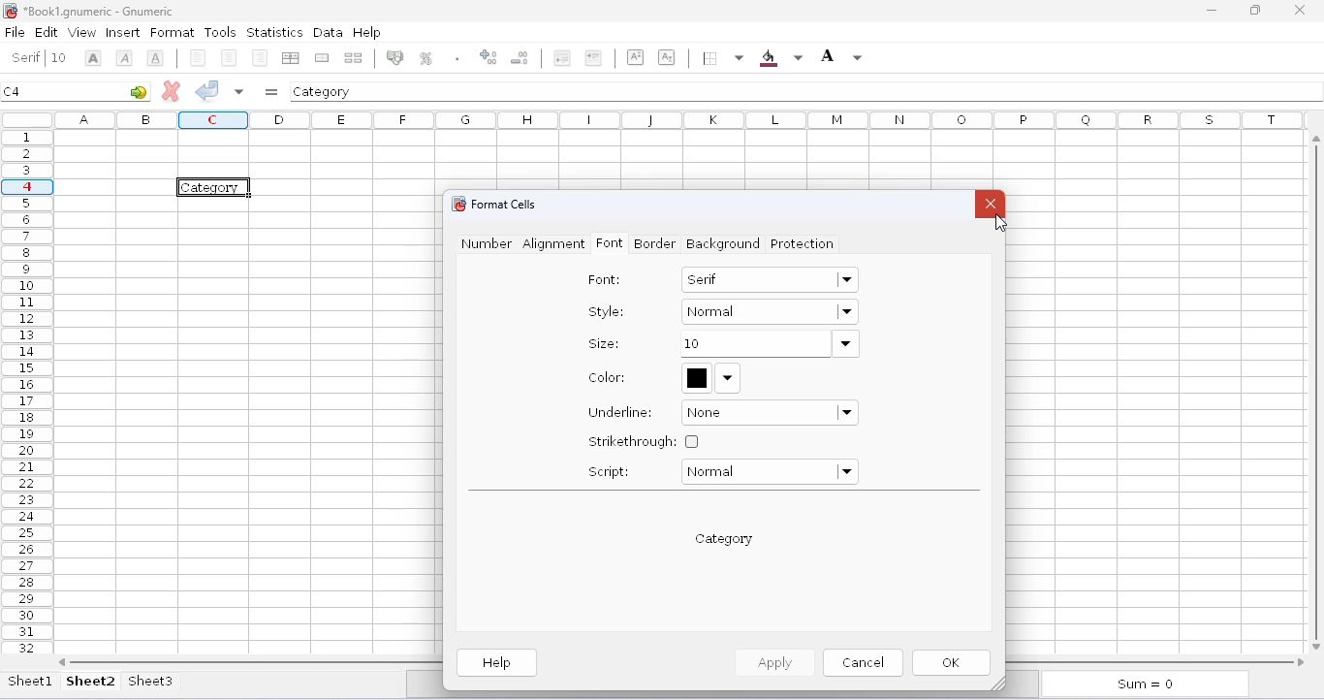  I want to click on format the selection as accounting, so click(429, 57).